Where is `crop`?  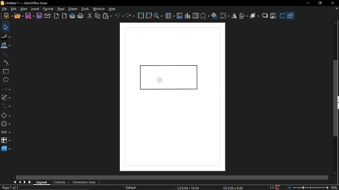 crop is located at coordinates (274, 16).